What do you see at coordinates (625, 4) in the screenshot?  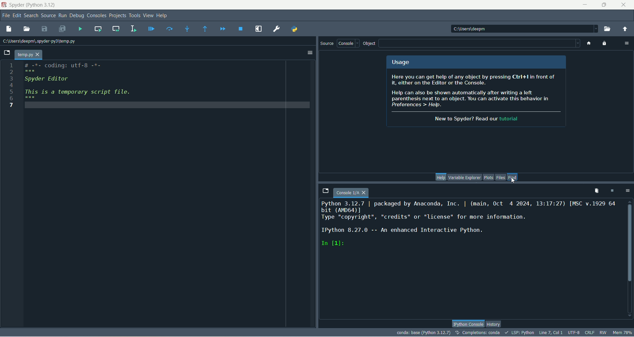 I see `close` at bounding box center [625, 4].